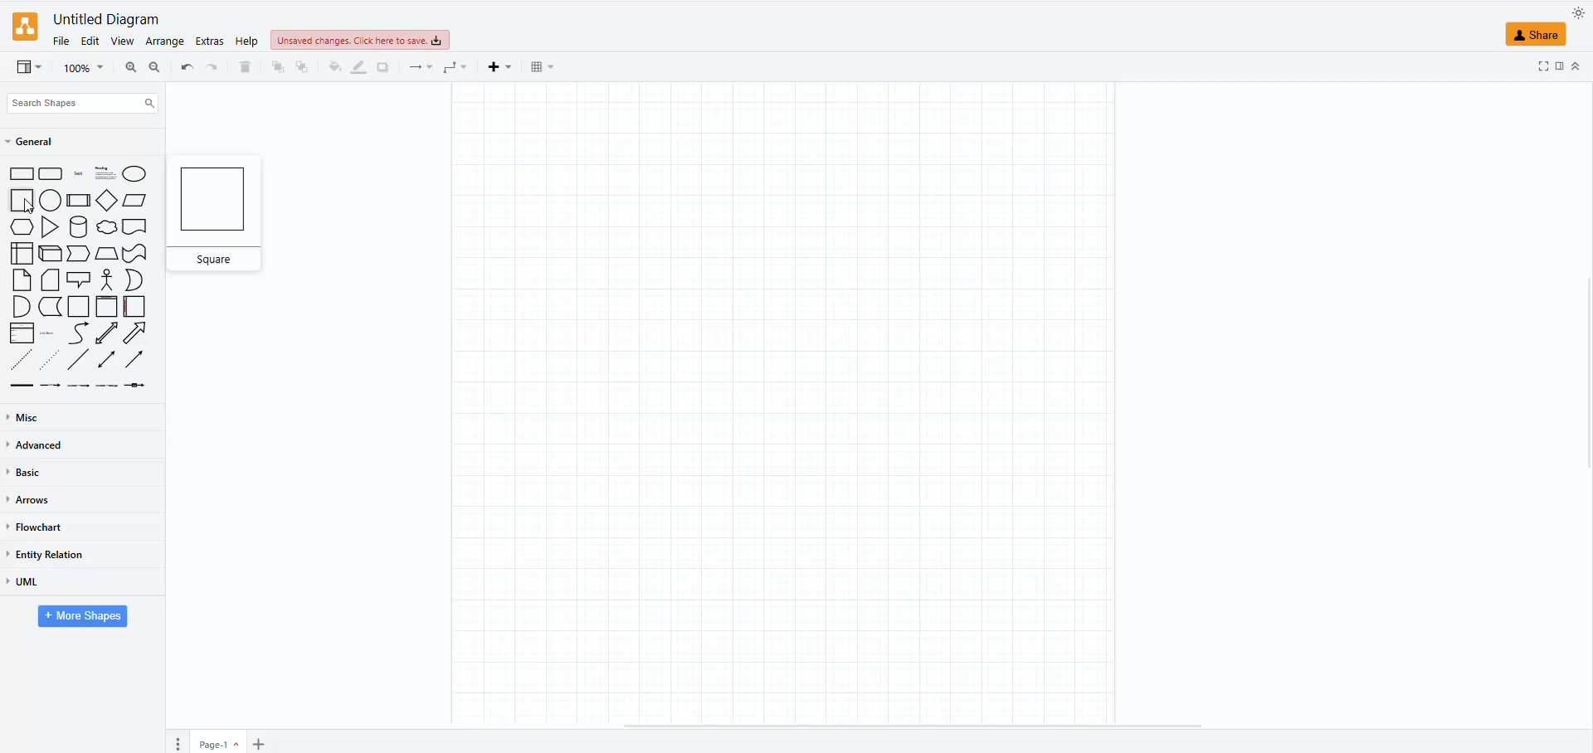 This screenshot has width=1593, height=753. What do you see at coordinates (42, 447) in the screenshot?
I see `advanced` at bounding box center [42, 447].